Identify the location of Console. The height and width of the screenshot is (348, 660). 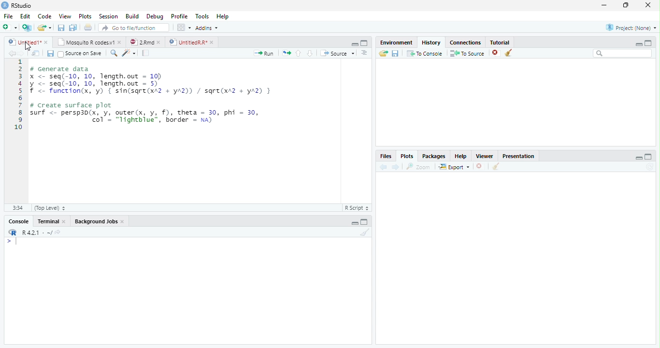
(19, 221).